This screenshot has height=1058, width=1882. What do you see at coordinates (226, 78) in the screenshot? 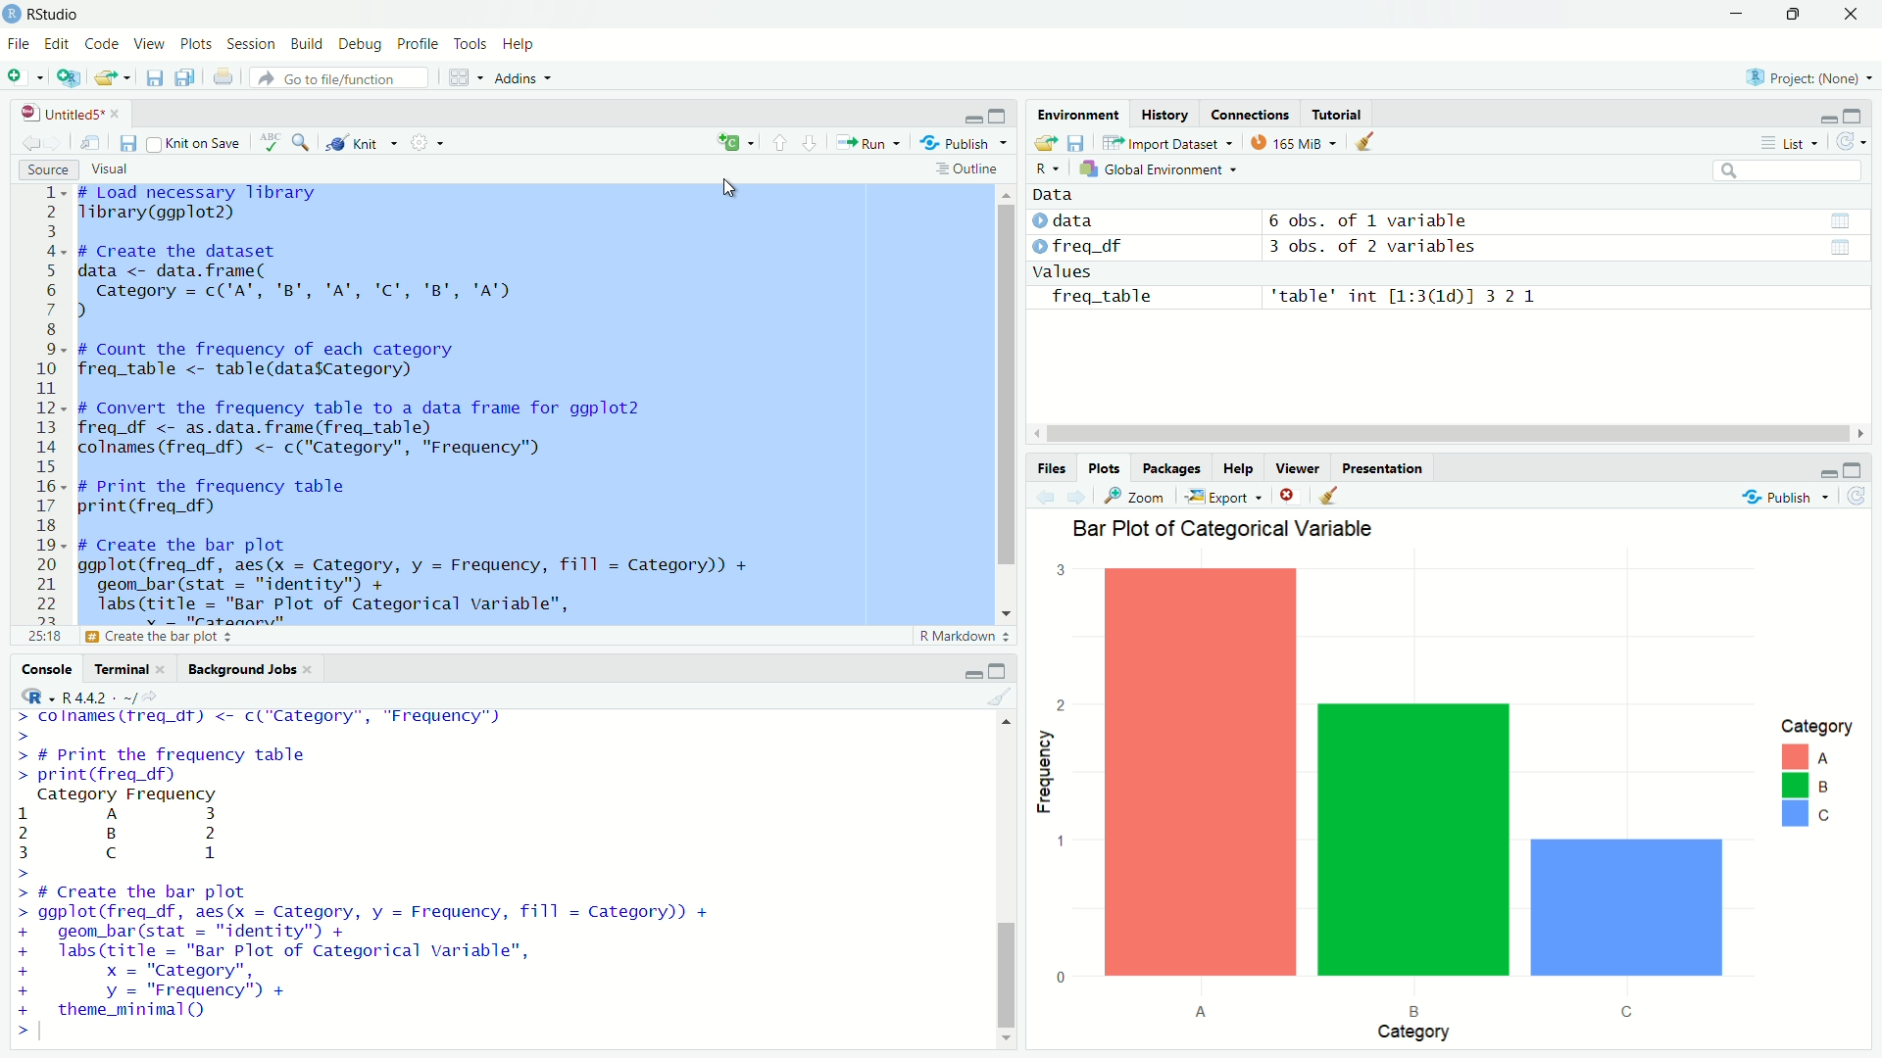
I see `print current file` at bounding box center [226, 78].